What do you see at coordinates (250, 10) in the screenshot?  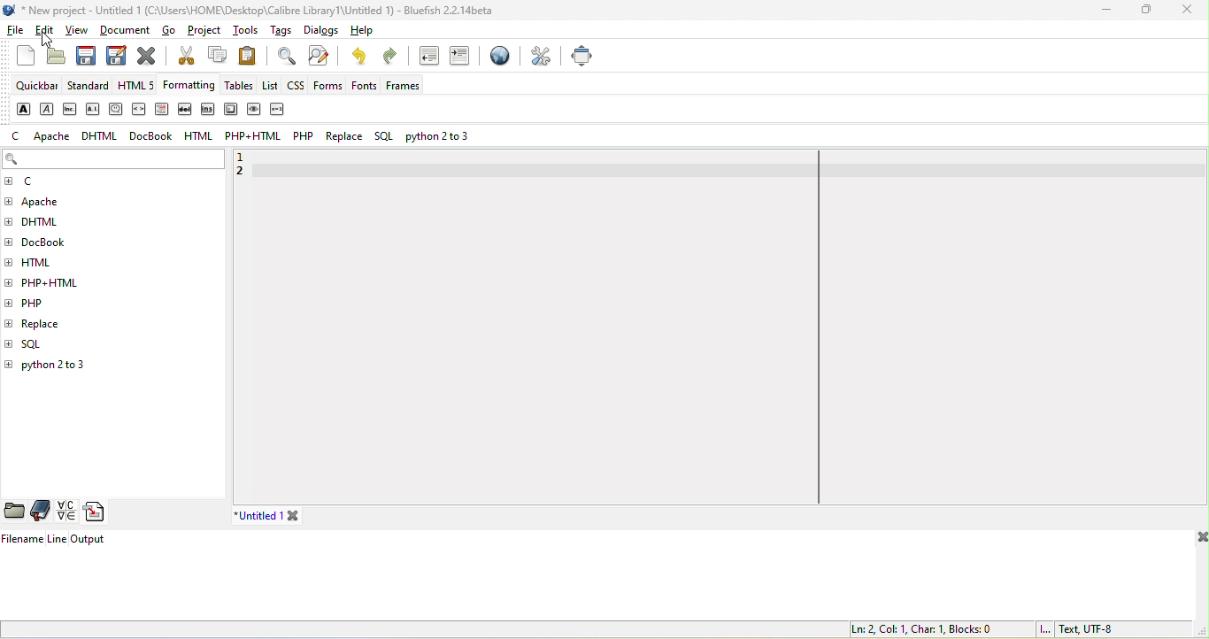 I see `title` at bounding box center [250, 10].